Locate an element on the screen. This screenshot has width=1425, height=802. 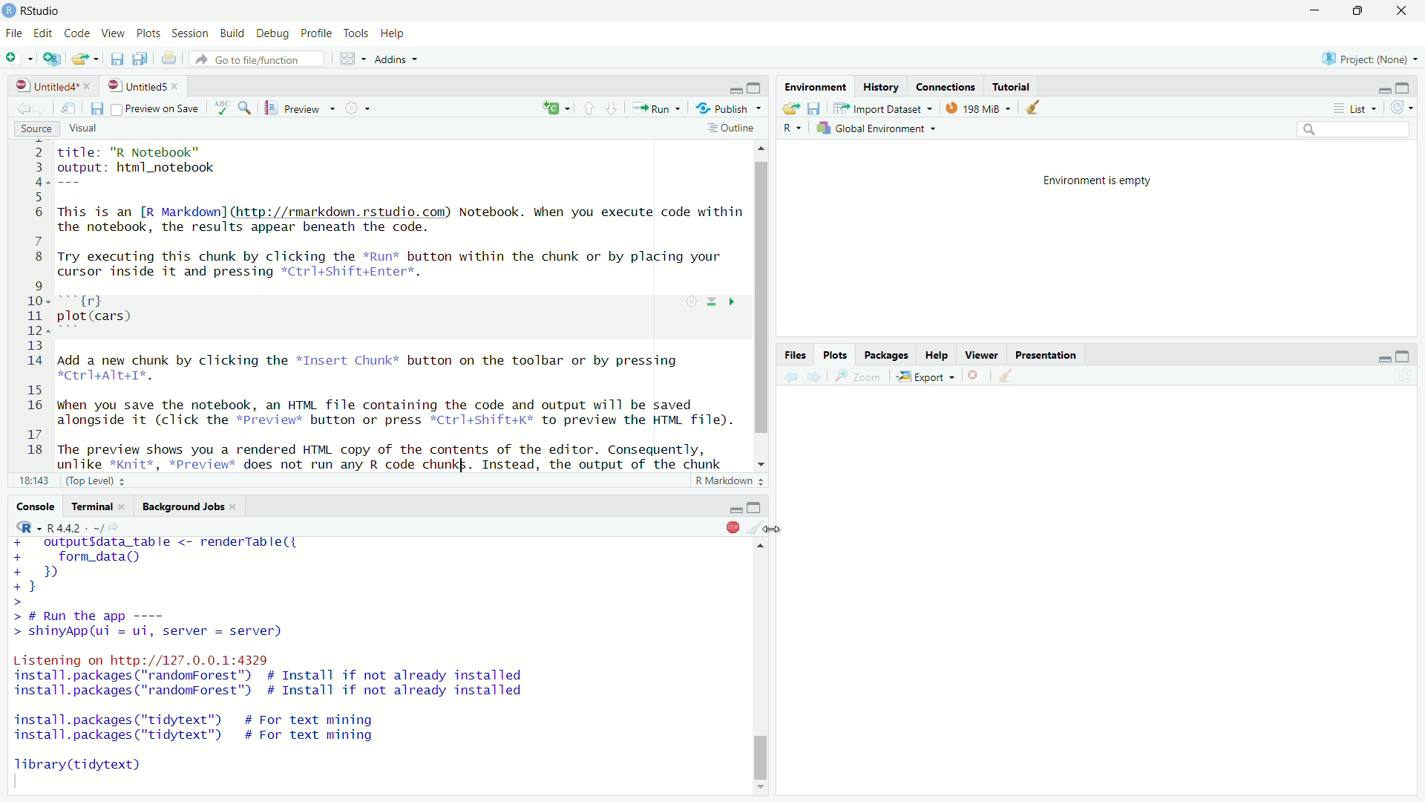
minimize is located at coordinates (1383, 89).